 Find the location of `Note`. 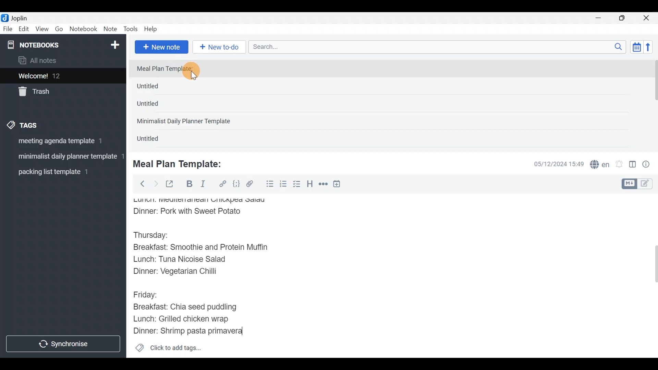

Note is located at coordinates (112, 29).